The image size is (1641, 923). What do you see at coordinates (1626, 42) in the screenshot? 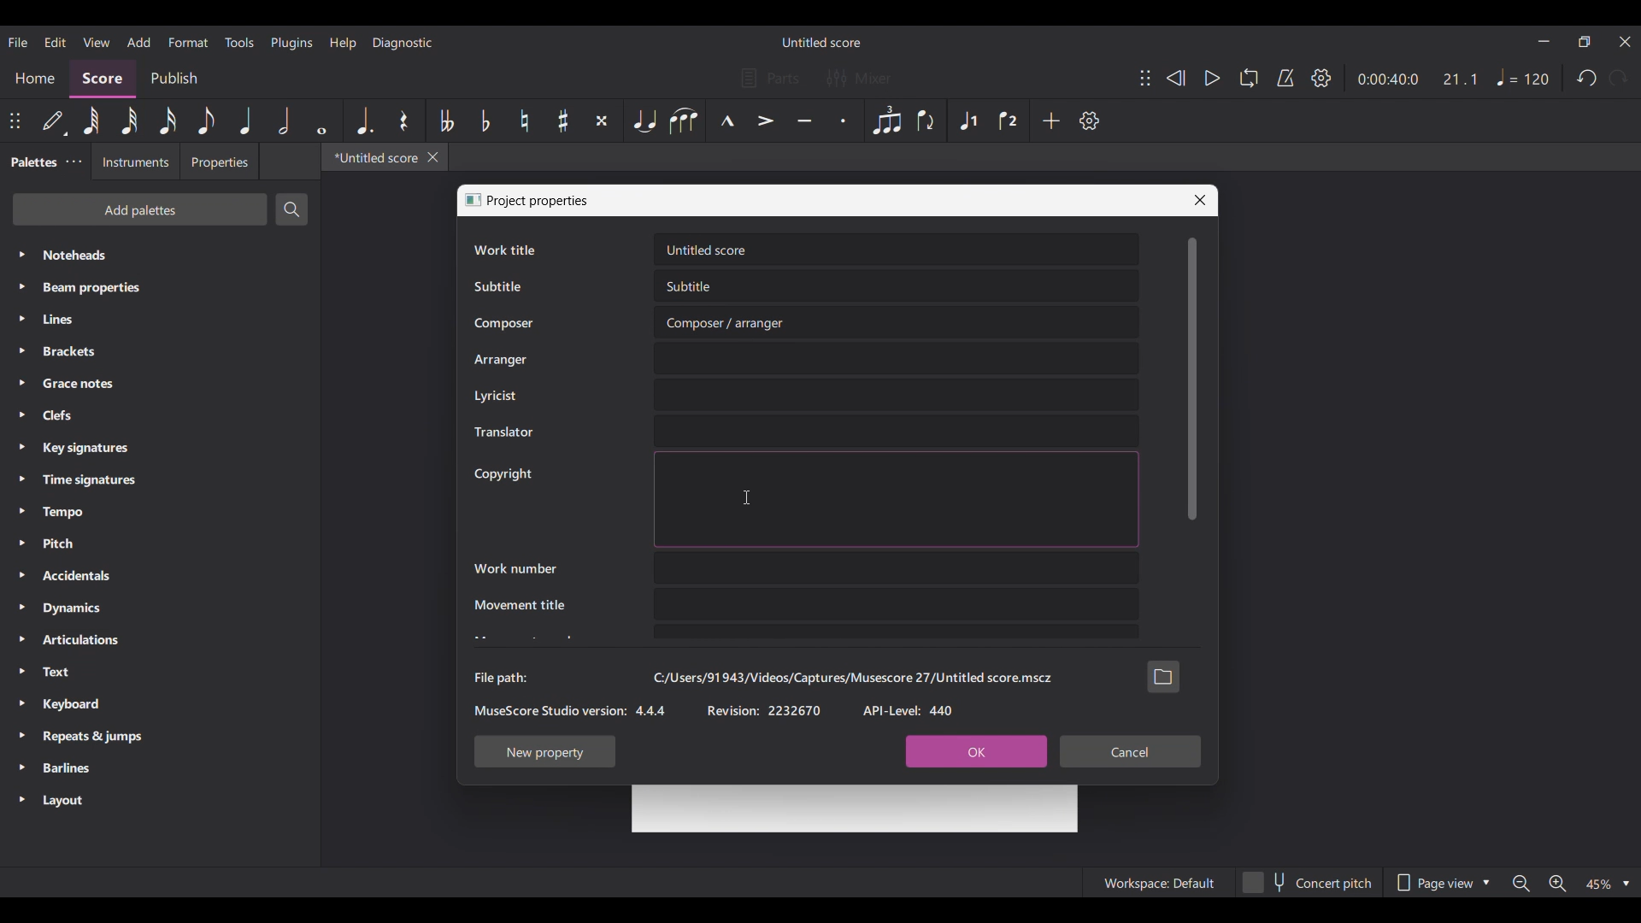
I see `Close interface` at bounding box center [1626, 42].